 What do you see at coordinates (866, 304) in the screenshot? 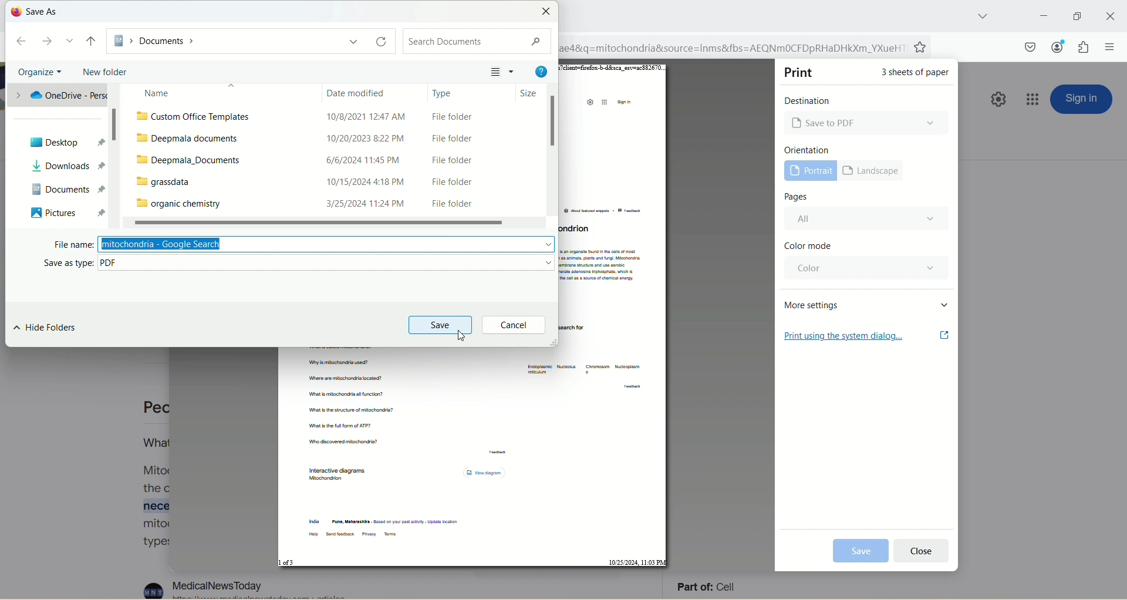
I see `more settings` at bounding box center [866, 304].